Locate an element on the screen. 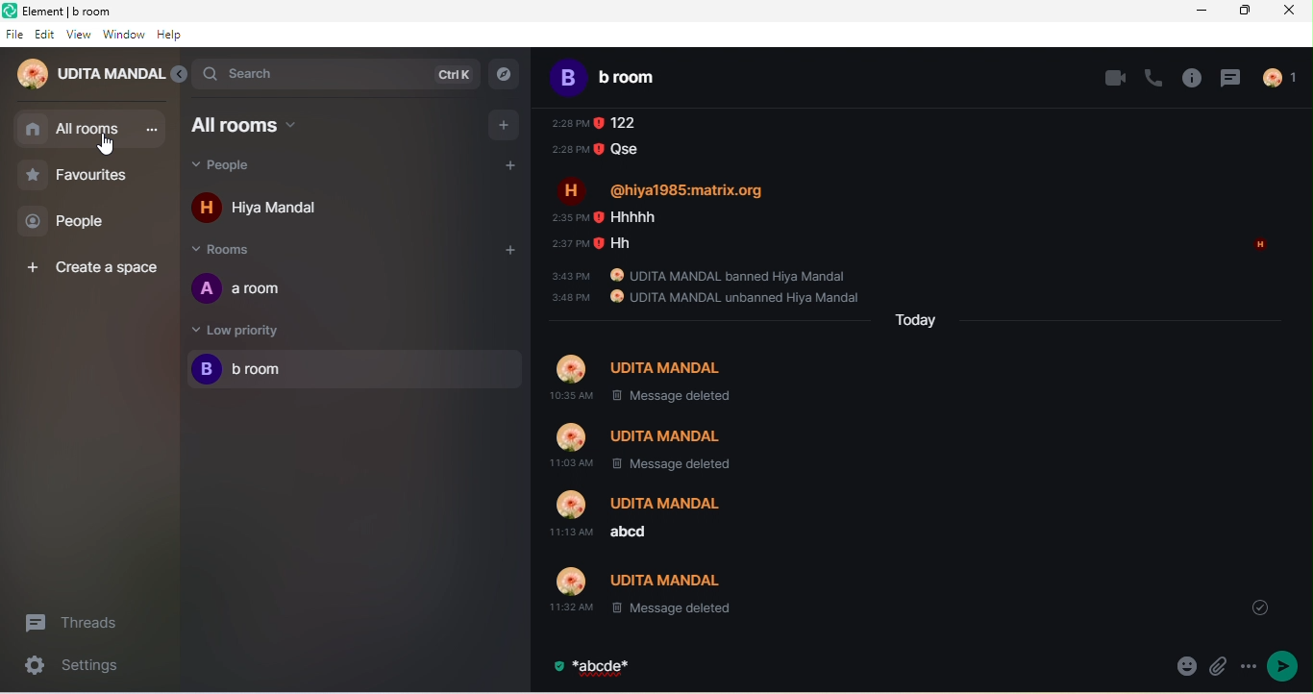  options is located at coordinates (1247, 667).